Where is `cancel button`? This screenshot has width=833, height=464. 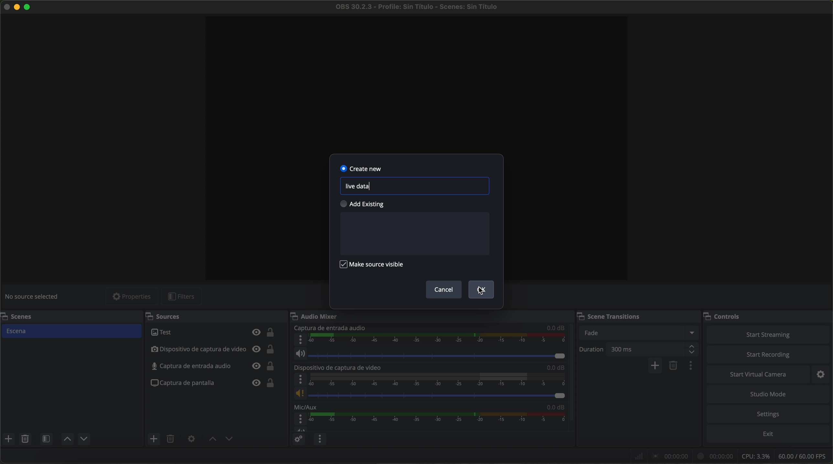
cancel button is located at coordinates (444, 290).